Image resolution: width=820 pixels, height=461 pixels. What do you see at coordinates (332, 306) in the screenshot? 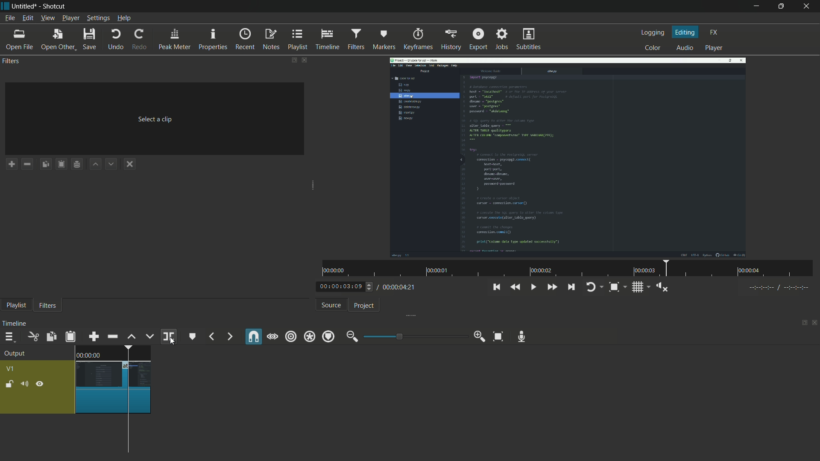
I see `source` at bounding box center [332, 306].